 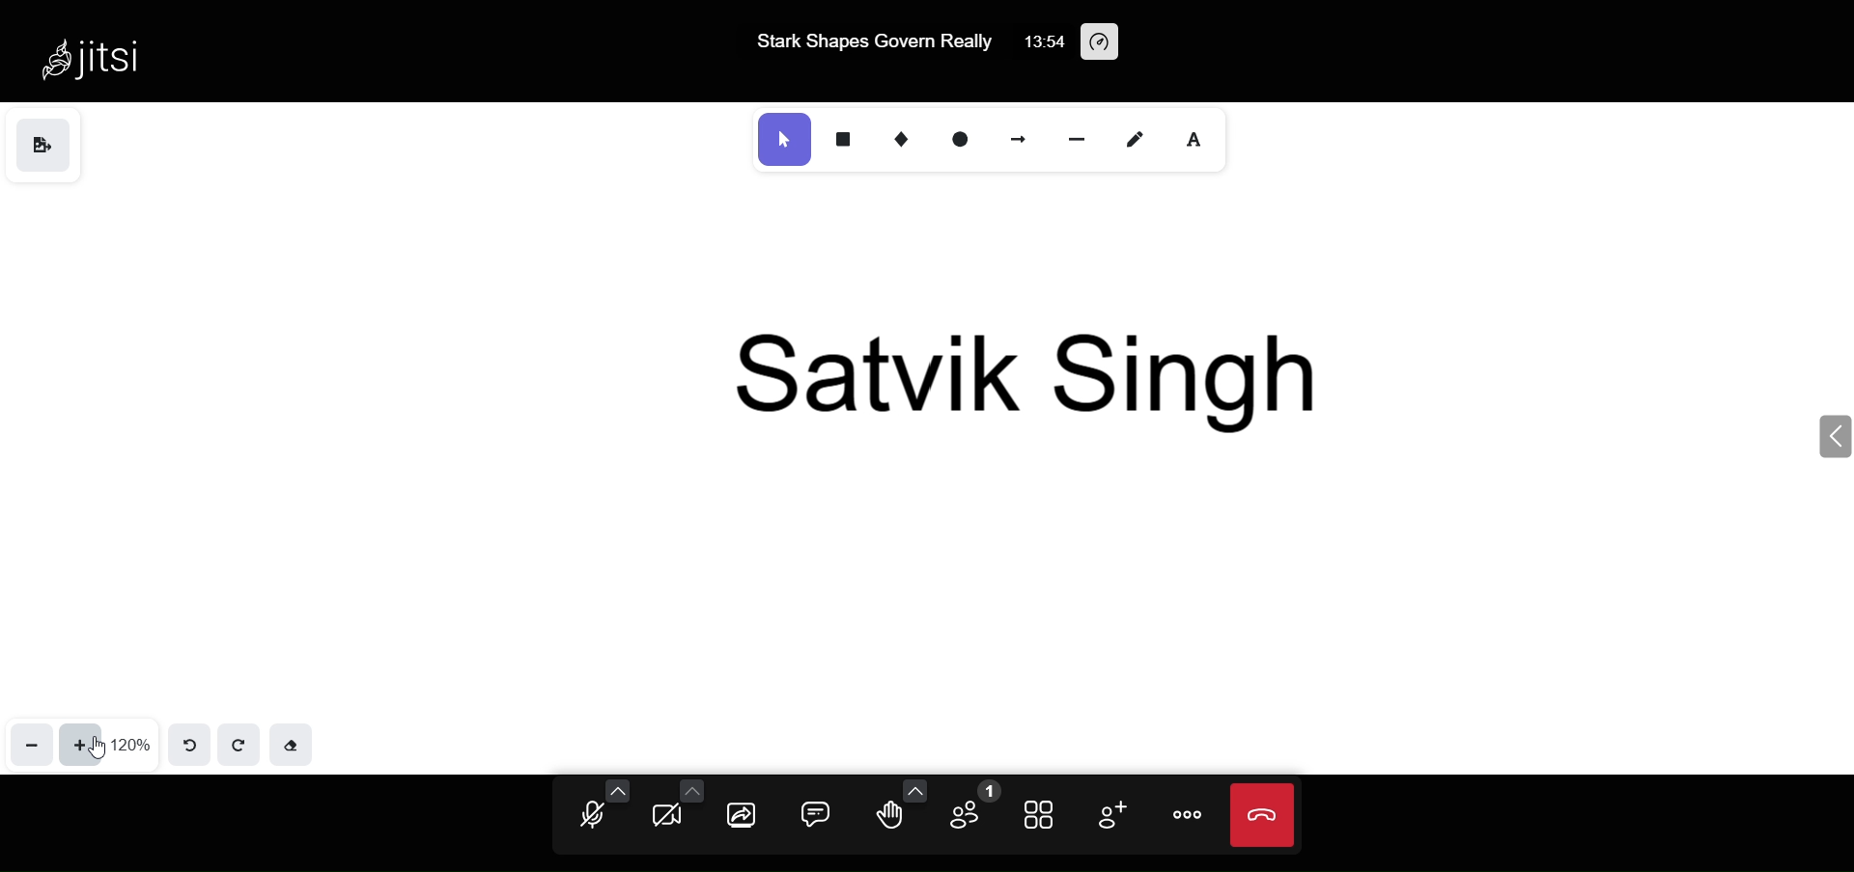 I want to click on ellipse, so click(x=960, y=139).